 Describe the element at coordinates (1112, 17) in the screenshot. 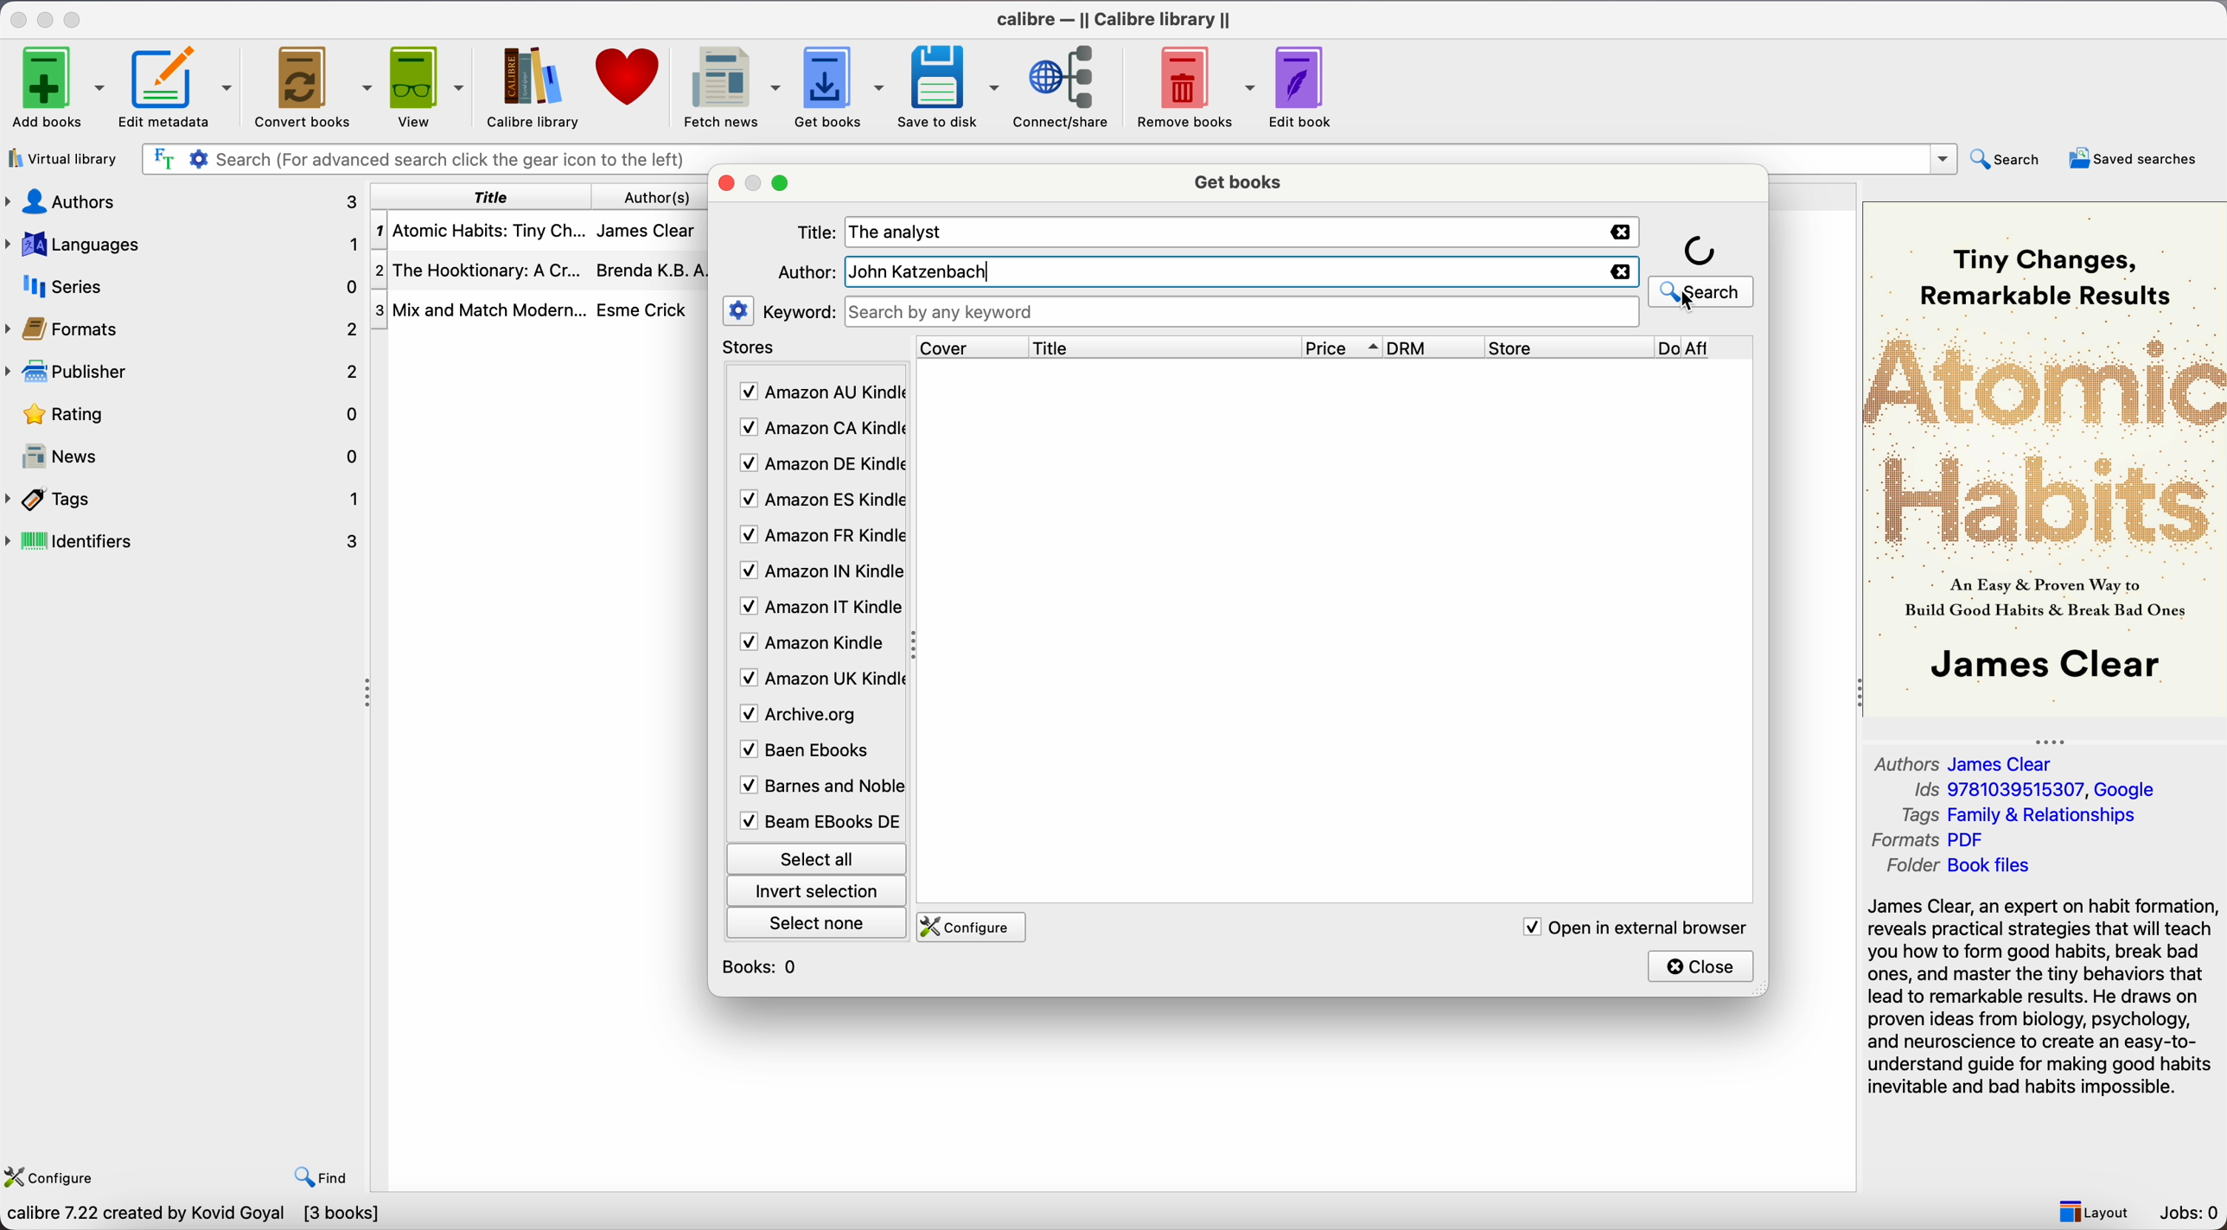

I see `Calibre - || Calibre library ||` at that location.